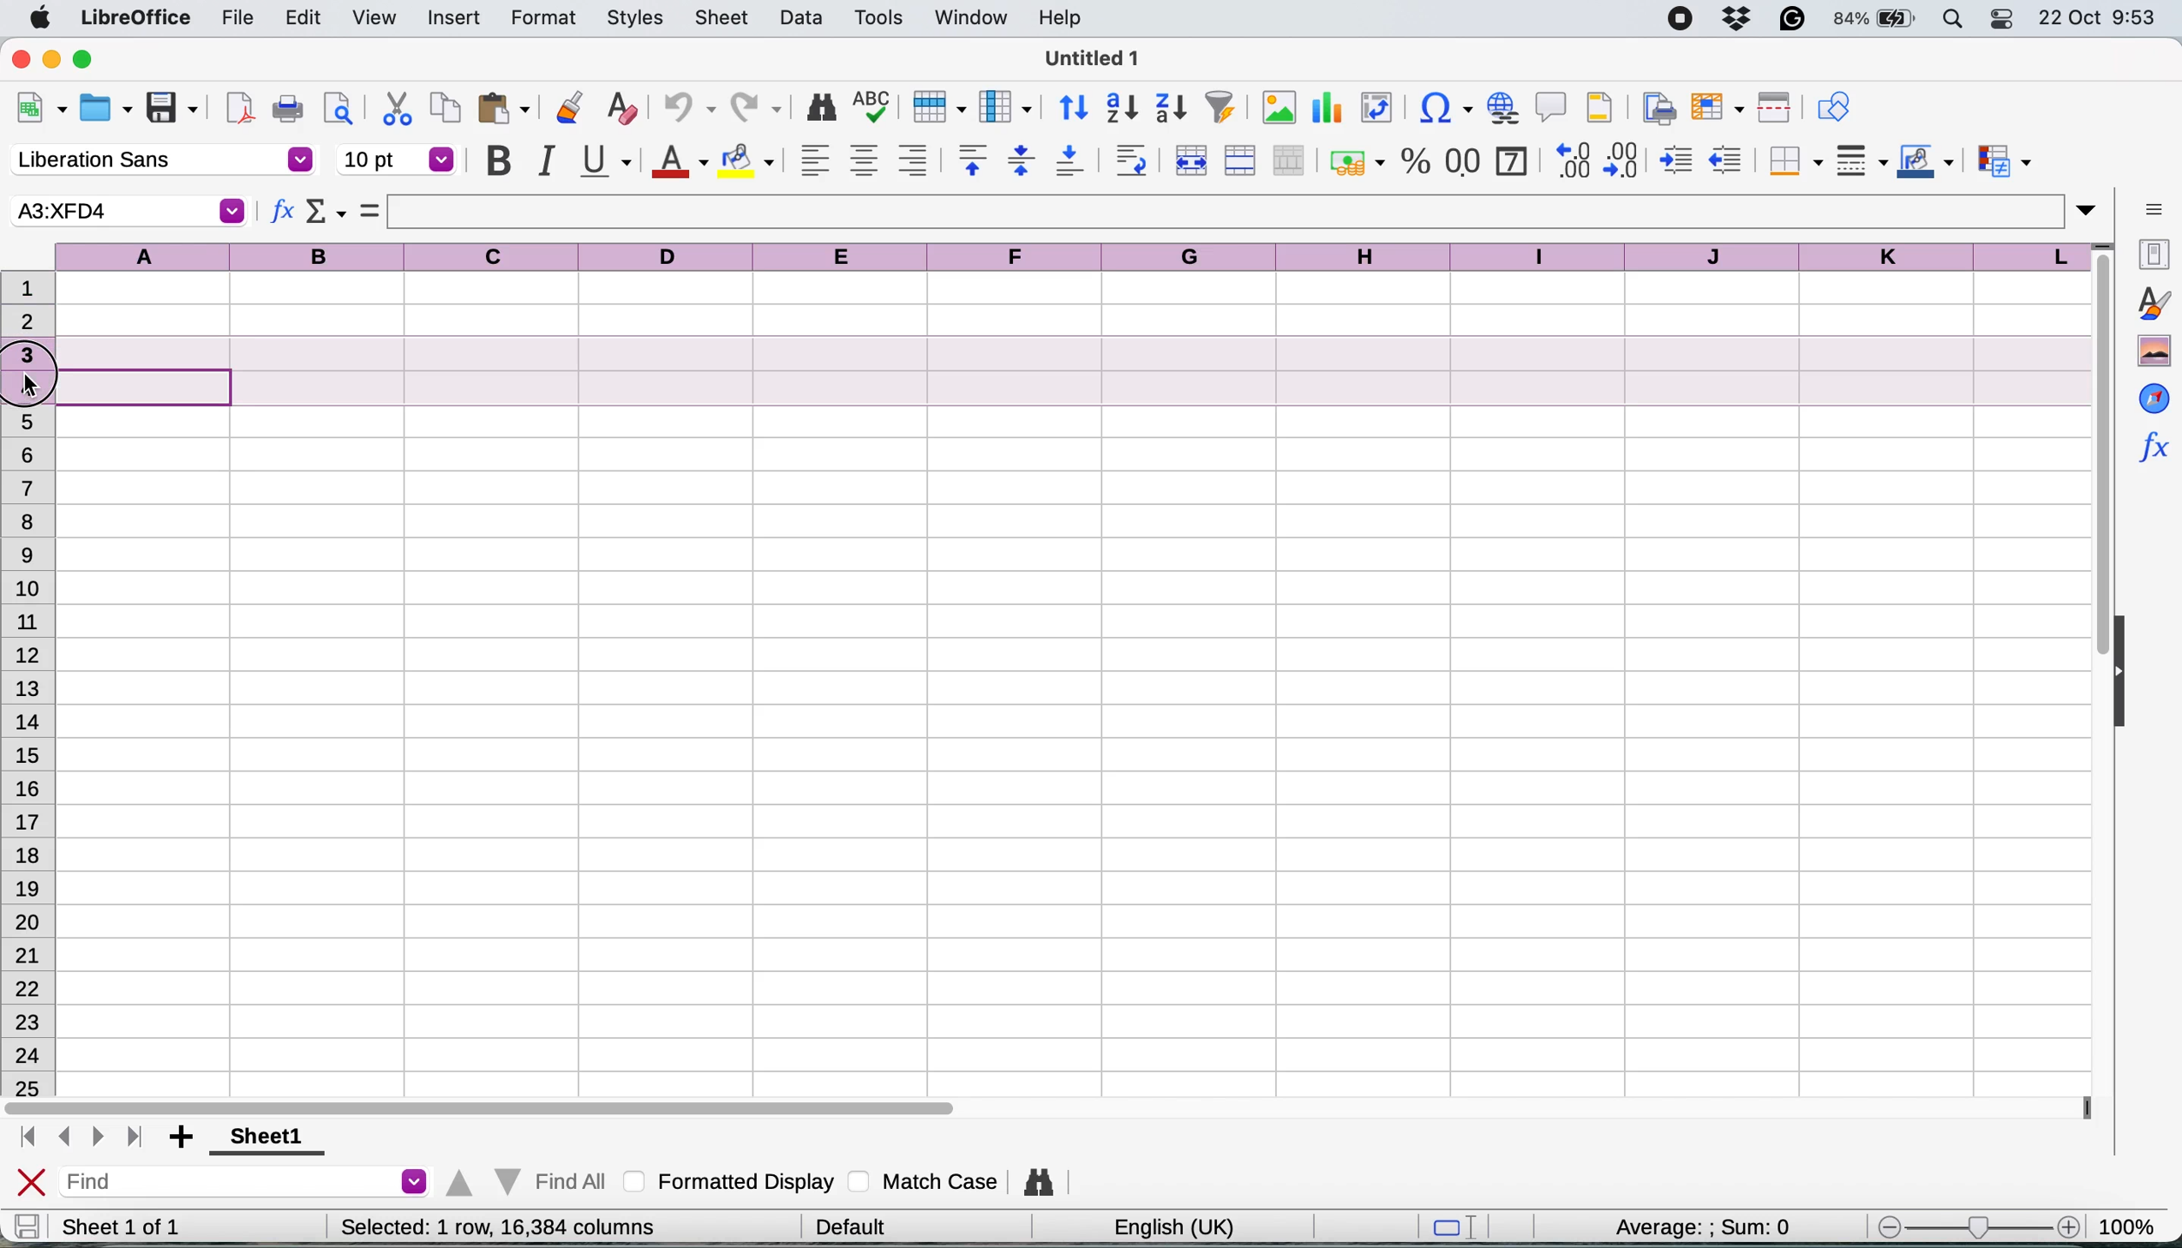 The width and height of the screenshot is (2182, 1248). What do you see at coordinates (1173, 1227) in the screenshot?
I see `english uk` at bounding box center [1173, 1227].